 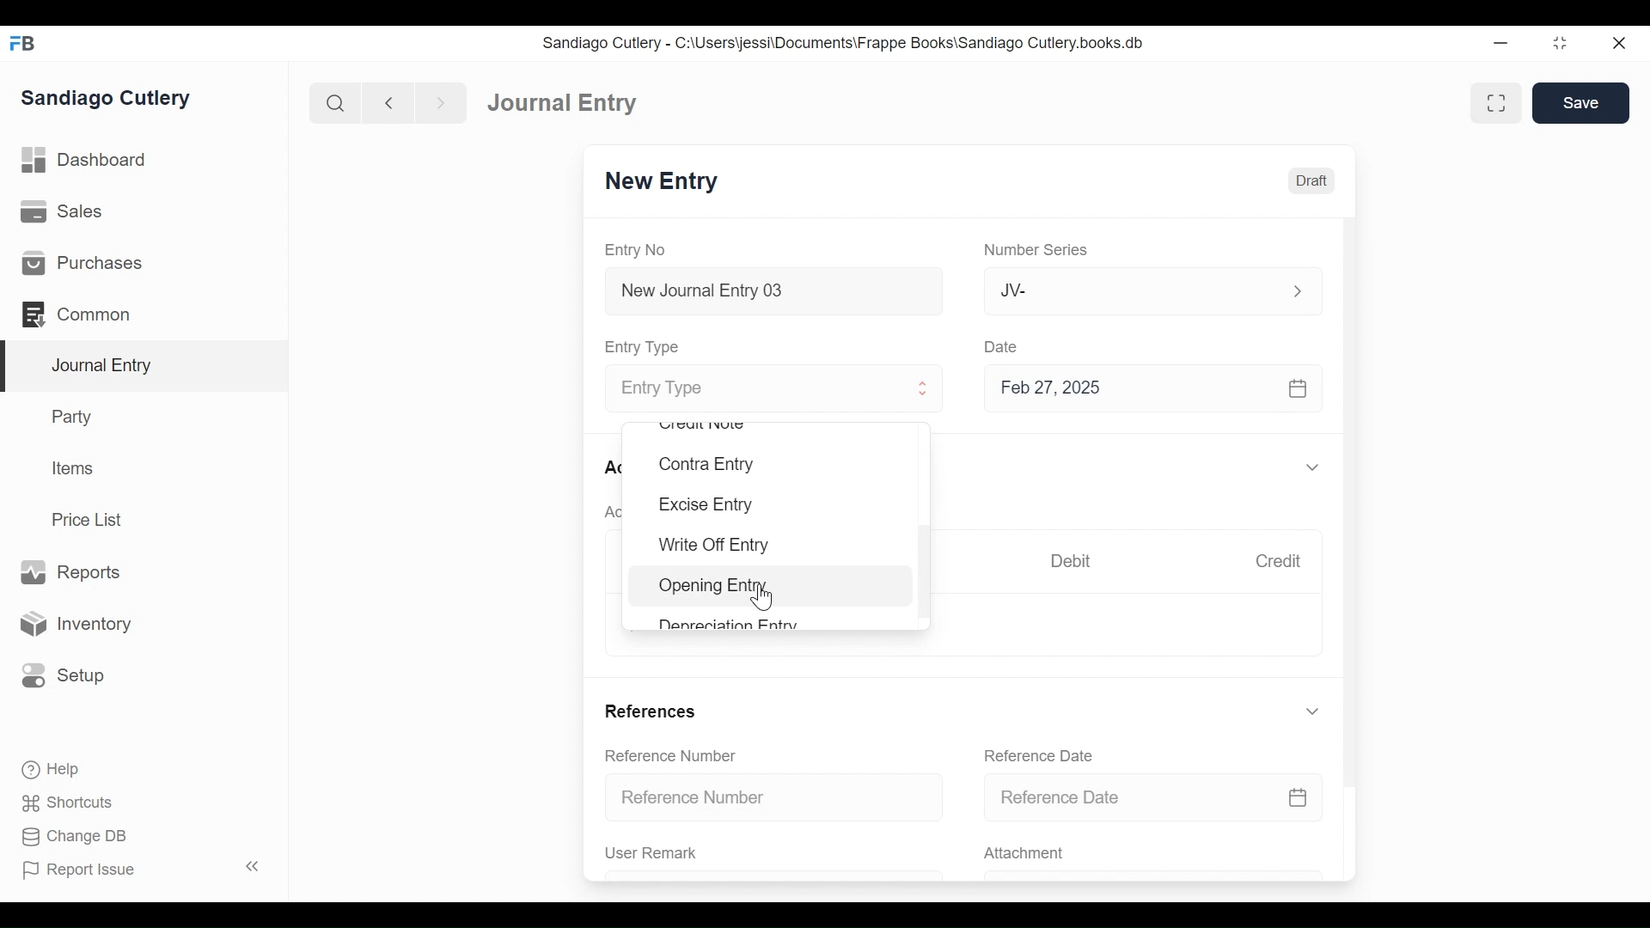 I want to click on Expand, so click(x=1315, y=467).